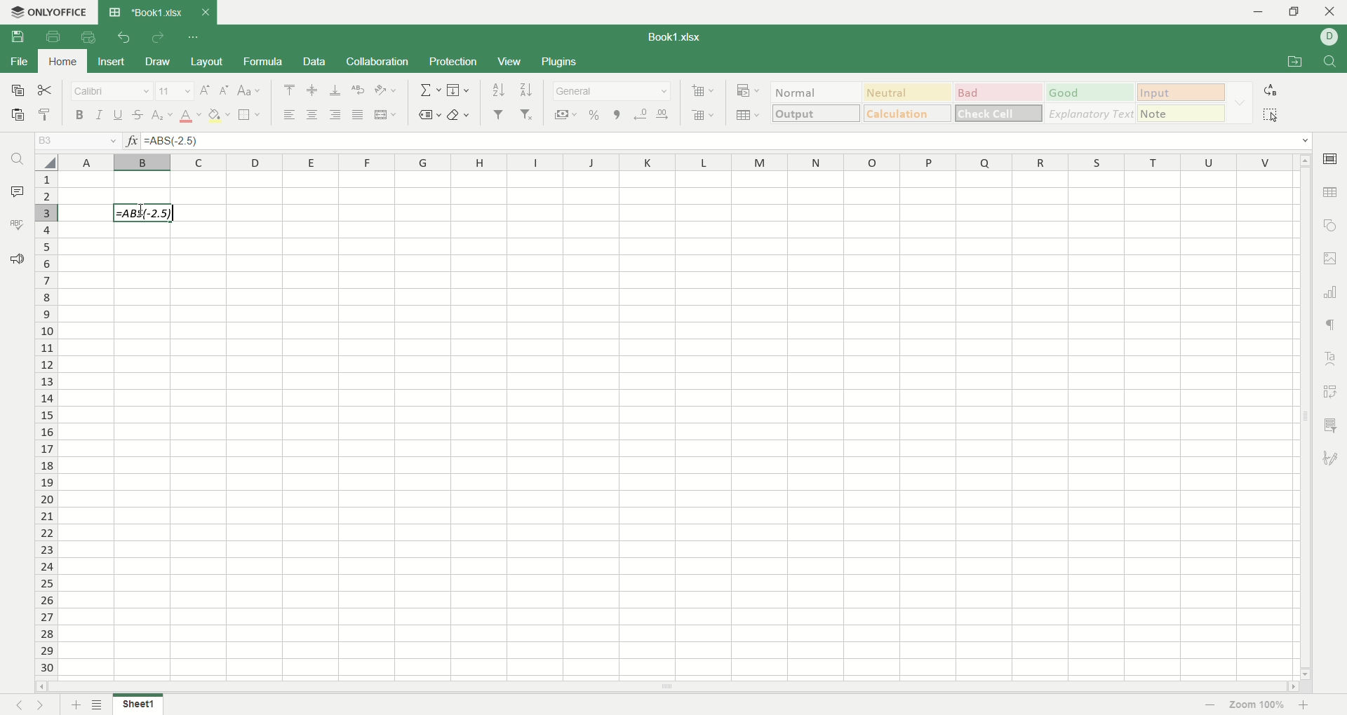  Describe the element at coordinates (1297, 62) in the screenshot. I see `open file location` at that location.